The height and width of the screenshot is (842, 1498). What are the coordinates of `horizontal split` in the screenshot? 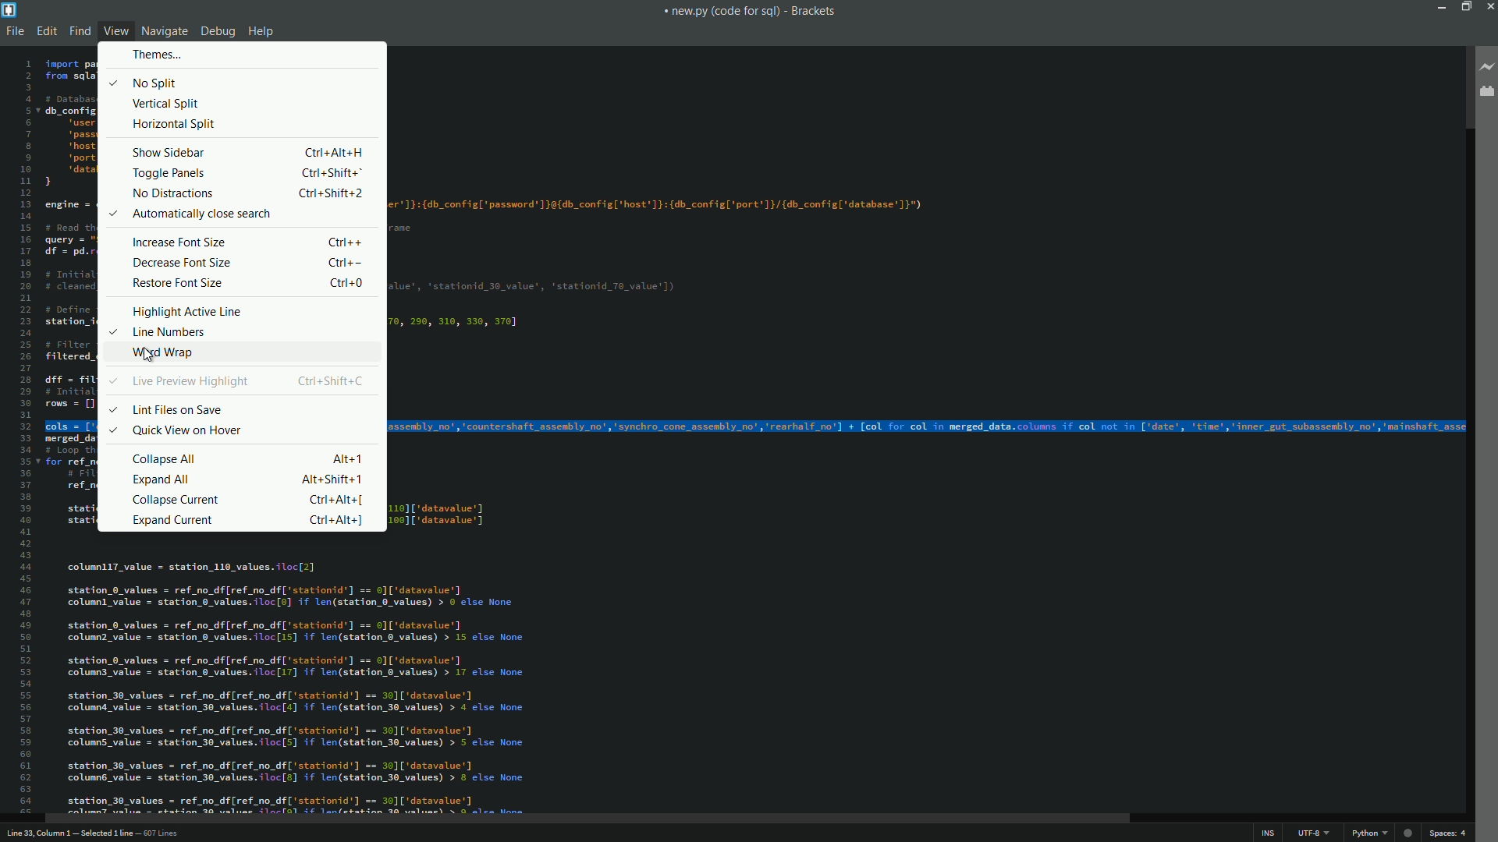 It's located at (174, 125).